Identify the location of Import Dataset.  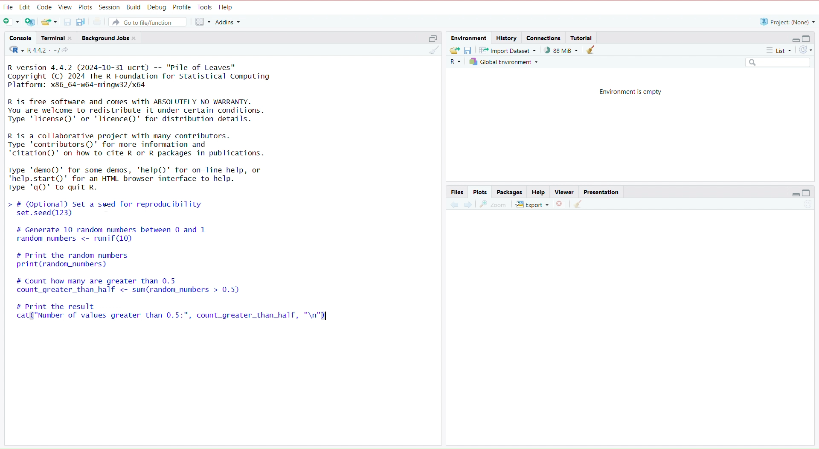
(505, 50).